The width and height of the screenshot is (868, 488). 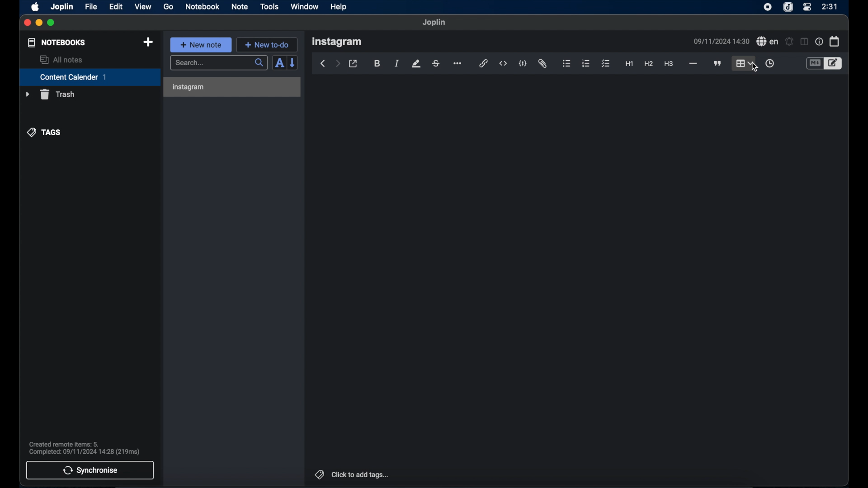 What do you see at coordinates (522, 63) in the screenshot?
I see `code` at bounding box center [522, 63].